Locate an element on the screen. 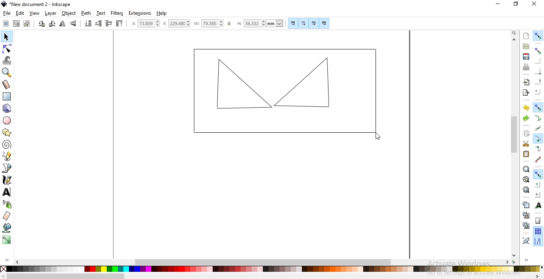 This screenshot has height=279, width=544. draw calligraphic or brush strokes is located at coordinates (7, 181).